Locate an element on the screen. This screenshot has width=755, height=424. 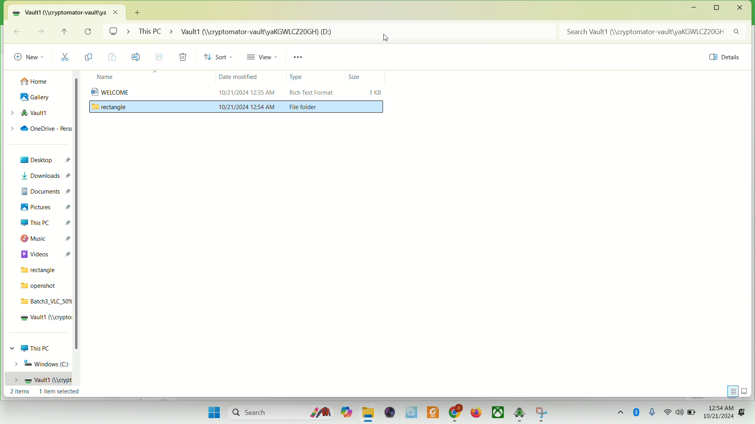
up to is located at coordinates (66, 33).